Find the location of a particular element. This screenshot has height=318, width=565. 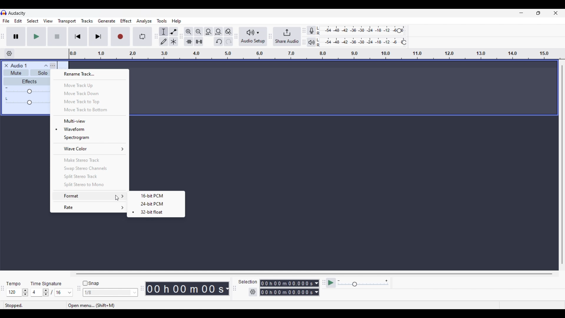

Time Signature is located at coordinates (47, 283).